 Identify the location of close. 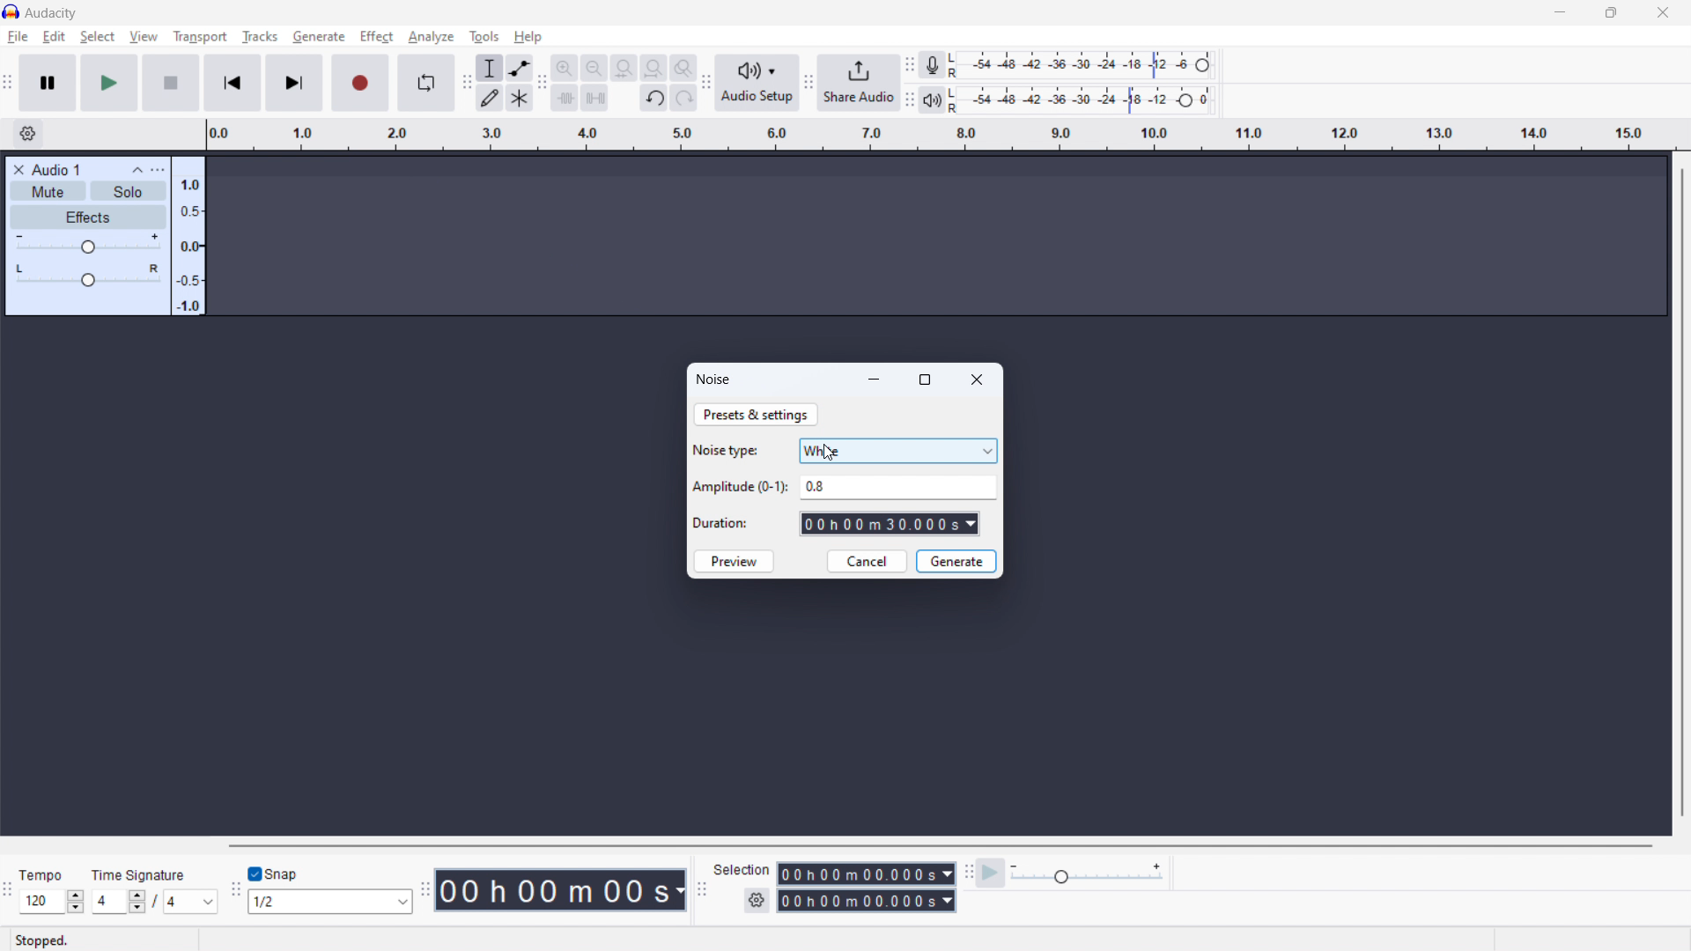
(1662, 12).